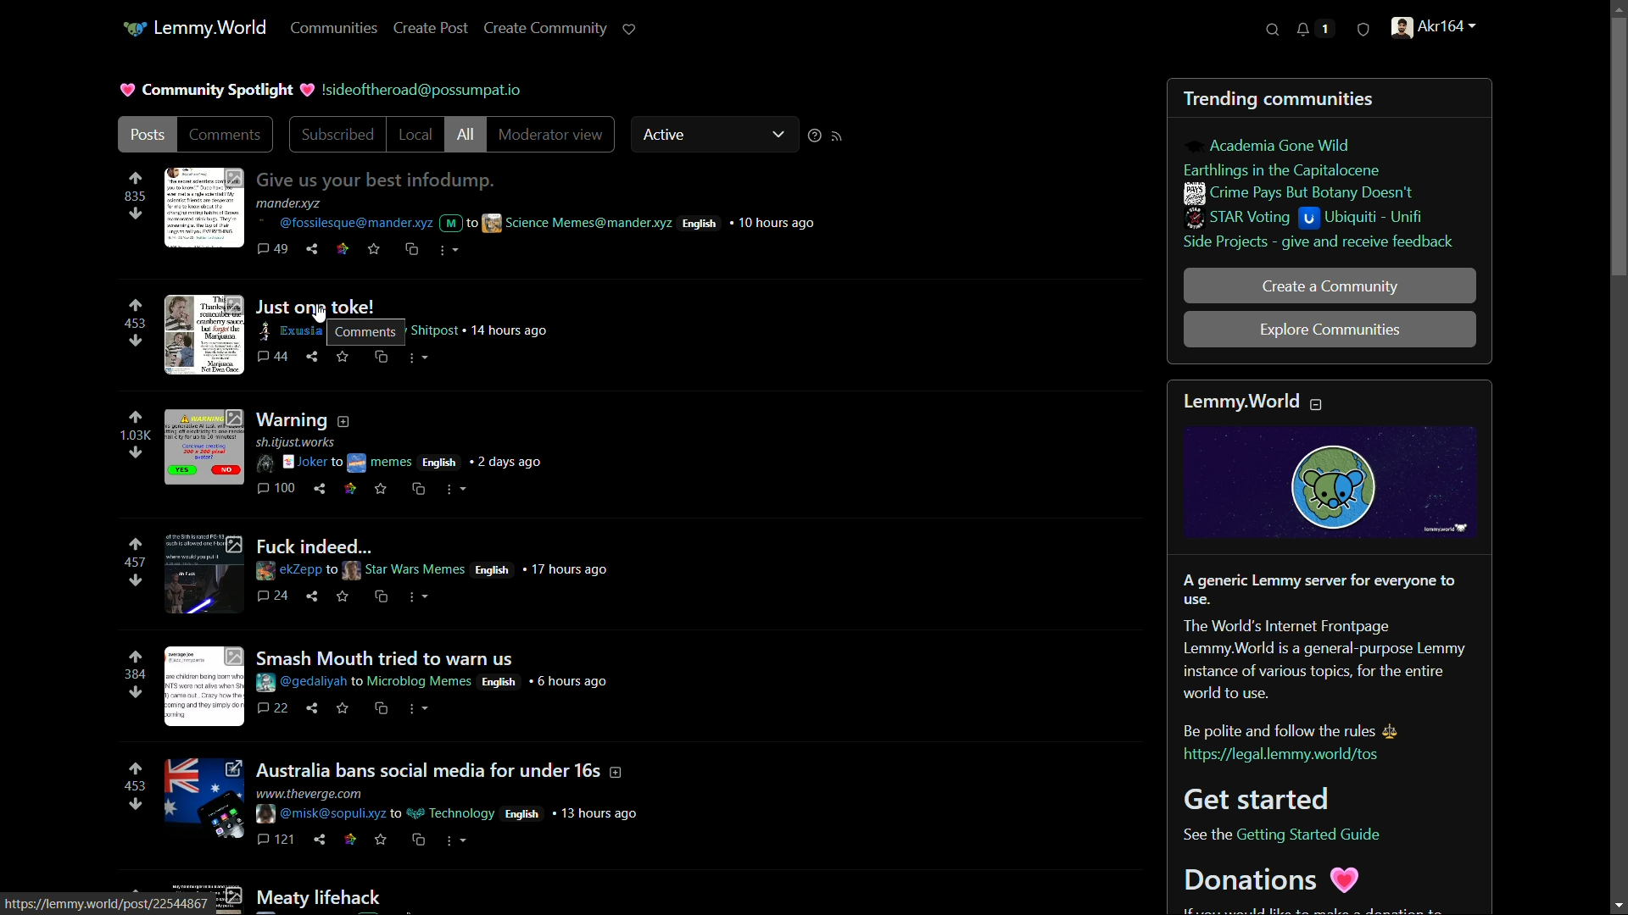  What do you see at coordinates (350, 840) in the screenshot?
I see `link` at bounding box center [350, 840].